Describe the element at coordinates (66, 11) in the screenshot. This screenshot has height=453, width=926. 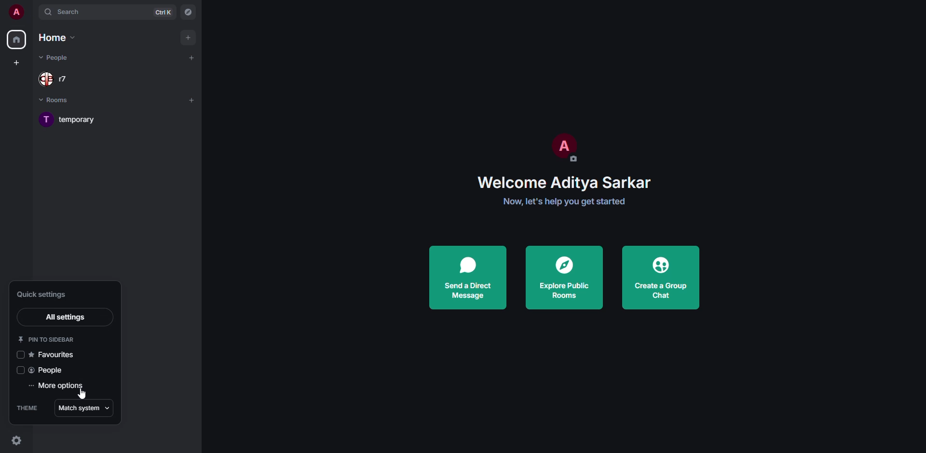
I see `search` at that location.